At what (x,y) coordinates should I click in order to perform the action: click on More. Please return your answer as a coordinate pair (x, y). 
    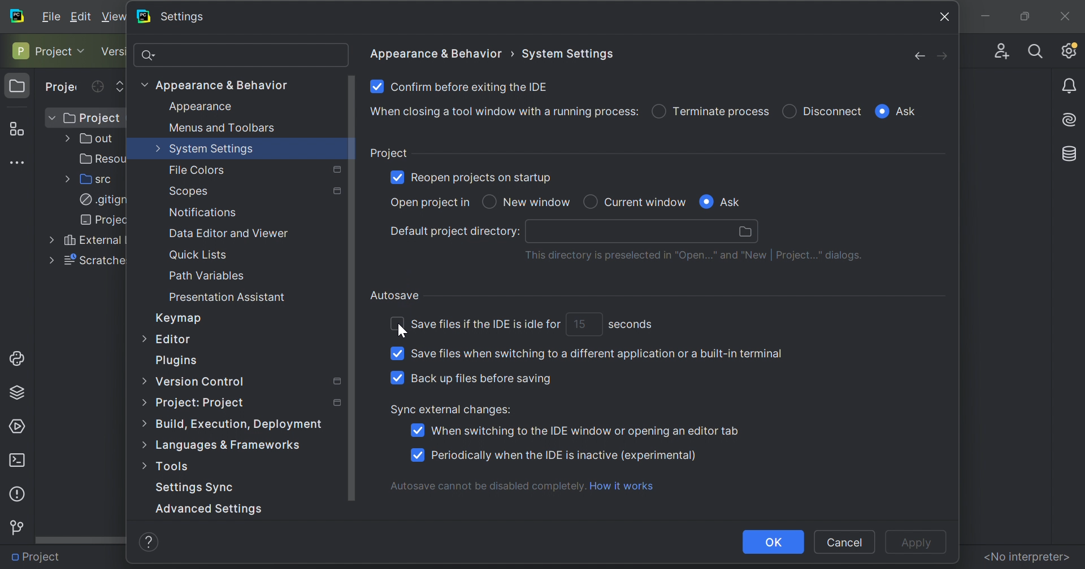
    Looking at the image, I should click on (156, 147).